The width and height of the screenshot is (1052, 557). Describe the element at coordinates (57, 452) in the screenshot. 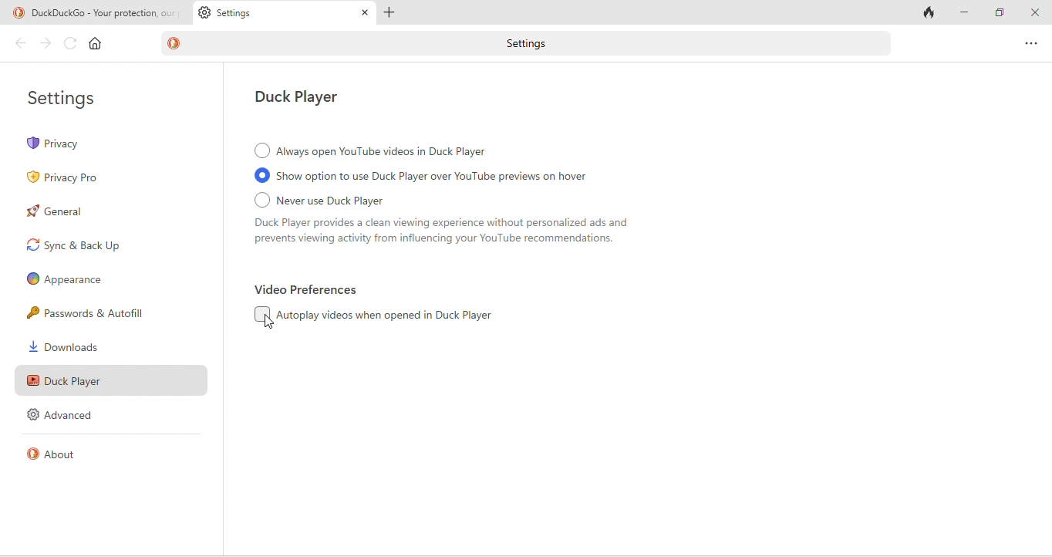

I see `about` at that location.